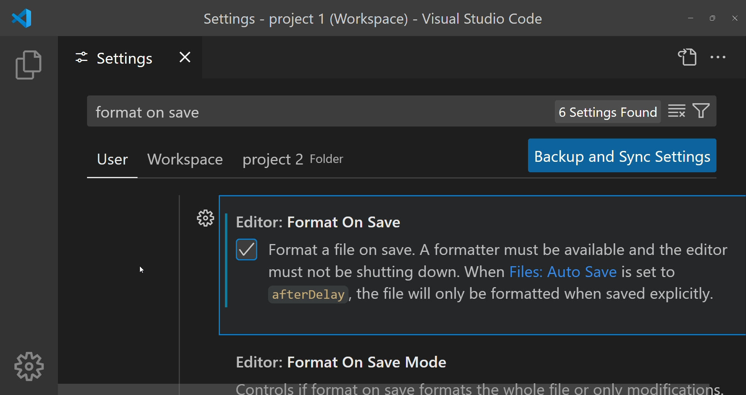 The image size is (746, 395). Describe the element at coordinates (109, 159) in the screenshot. I see `user` at that location.